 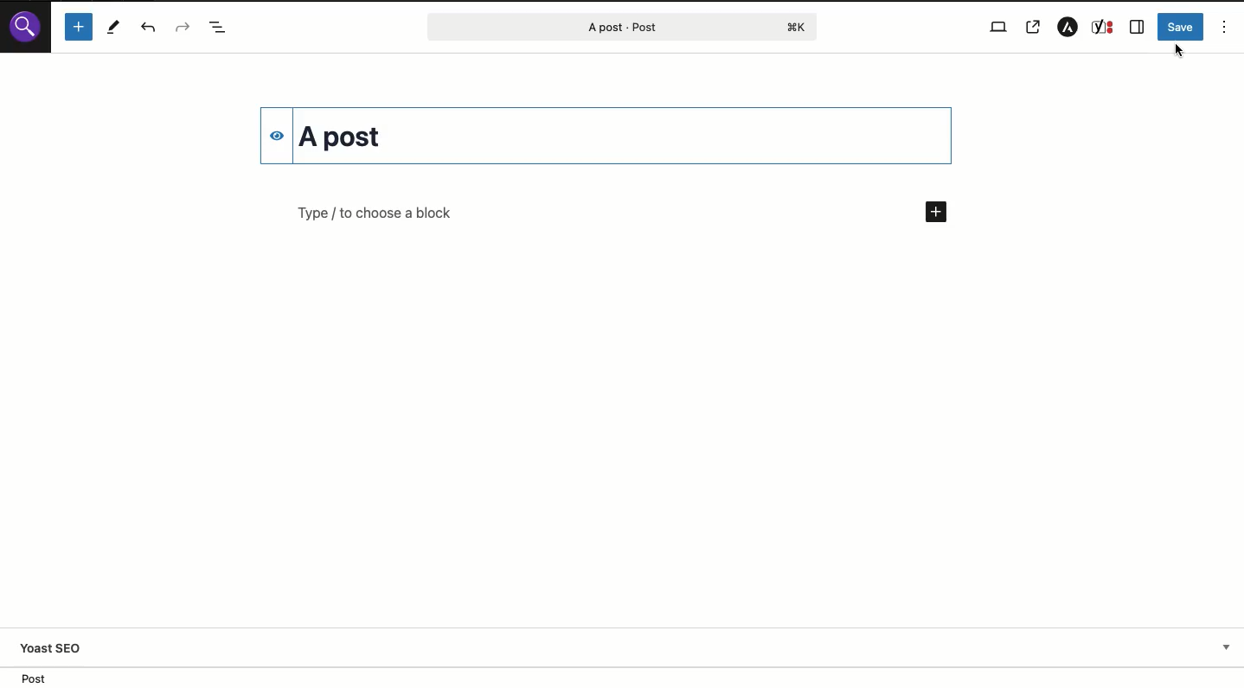 What do you see at coordinates (78, 27) in the screenshot?
I see `Add block` at bounding box center [78, 27].